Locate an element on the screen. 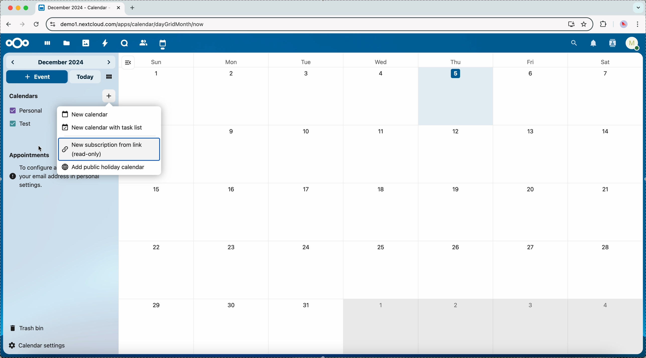 The height and width of the screenshot is (358, 646). typing name is located at coordinates (97, 114).